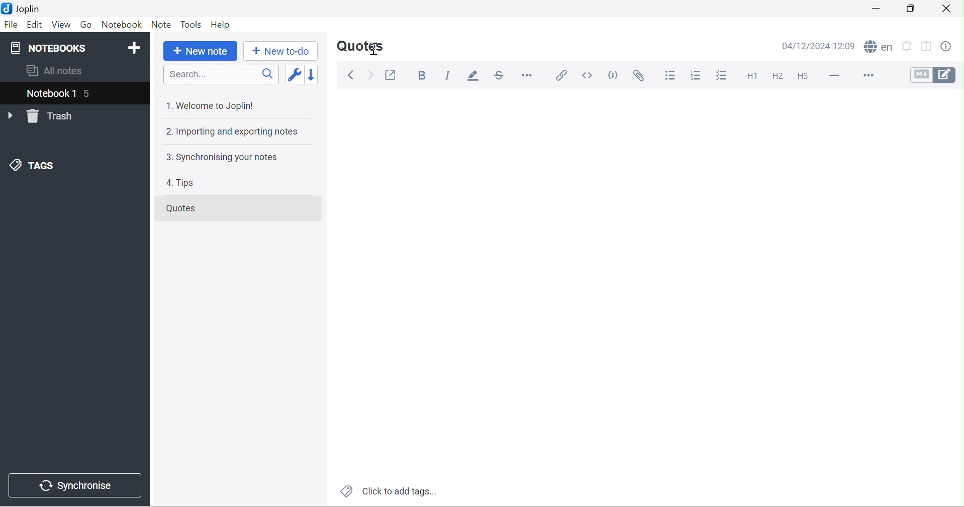 This screenshot has width=964, height=507. I want to click on Bulleted list, so click(671, 77).